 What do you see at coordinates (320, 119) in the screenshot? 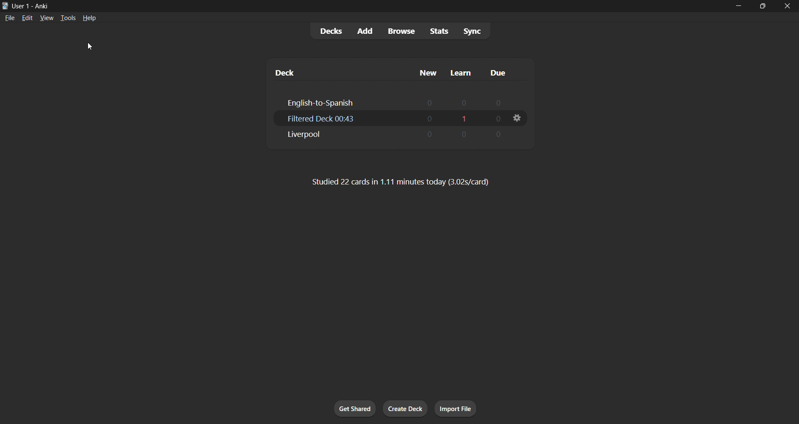
I see `filtered deck` at bounding box center [320, 119].